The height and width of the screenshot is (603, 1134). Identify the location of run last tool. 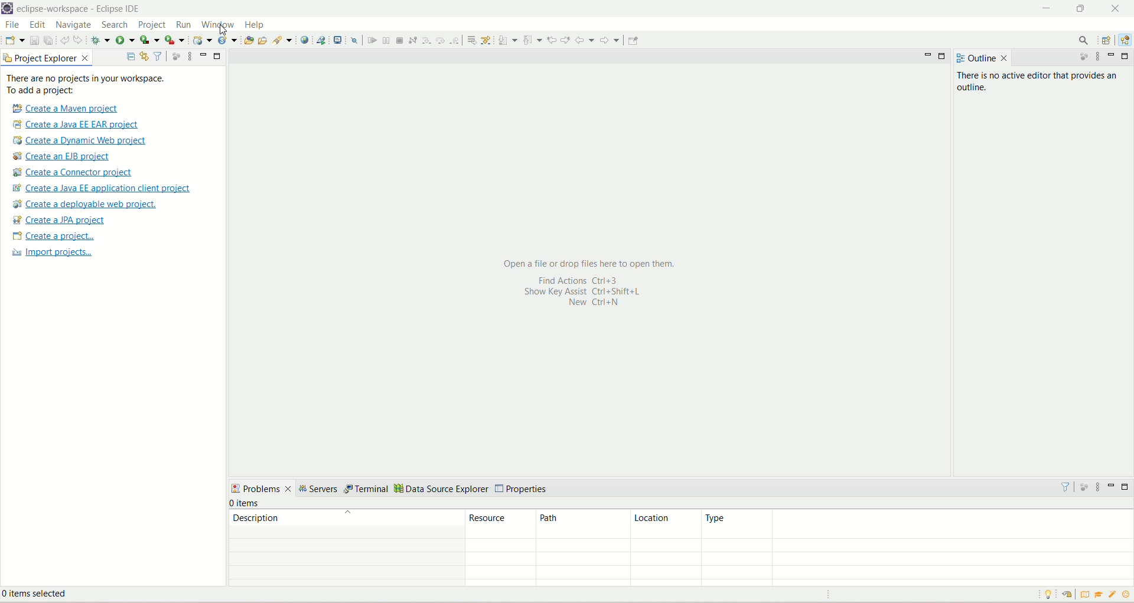
(174, 40).